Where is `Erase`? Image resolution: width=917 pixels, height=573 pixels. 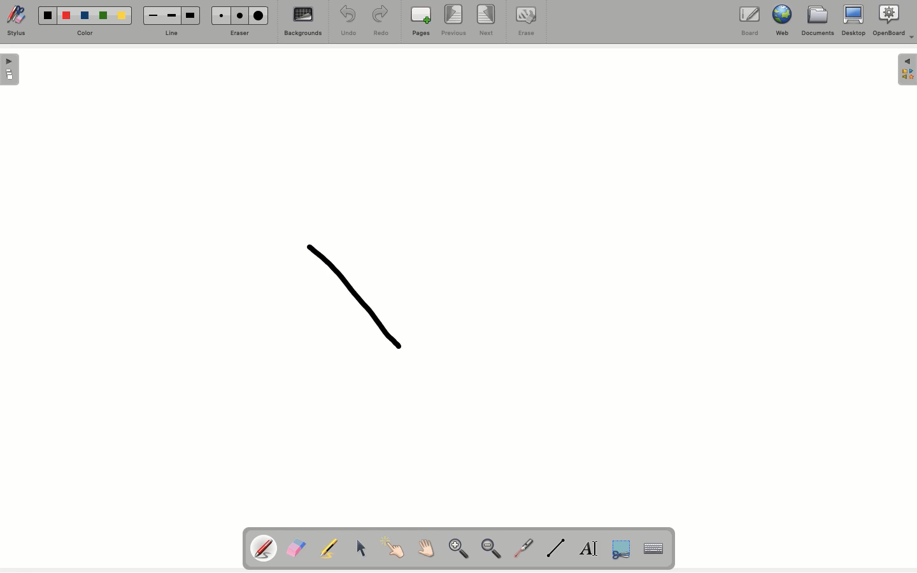 Erase is located at coordinates (526, 23).